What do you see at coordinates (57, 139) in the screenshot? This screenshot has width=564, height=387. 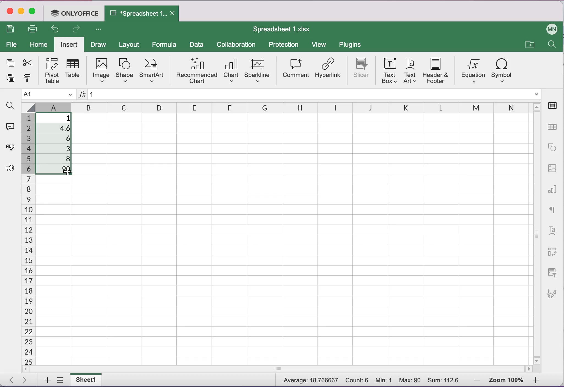 I see `6` at bounding box center [57, 139].